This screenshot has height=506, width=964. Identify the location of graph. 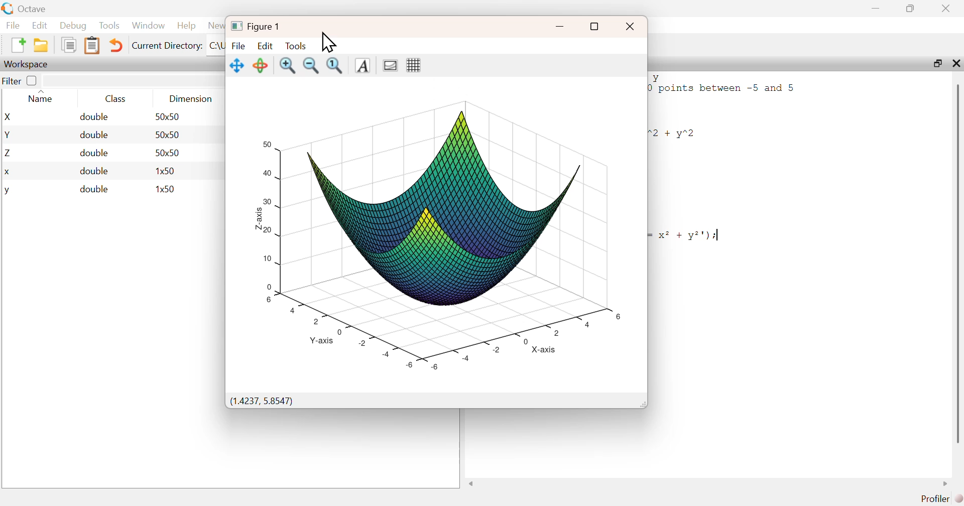
(439, 230).